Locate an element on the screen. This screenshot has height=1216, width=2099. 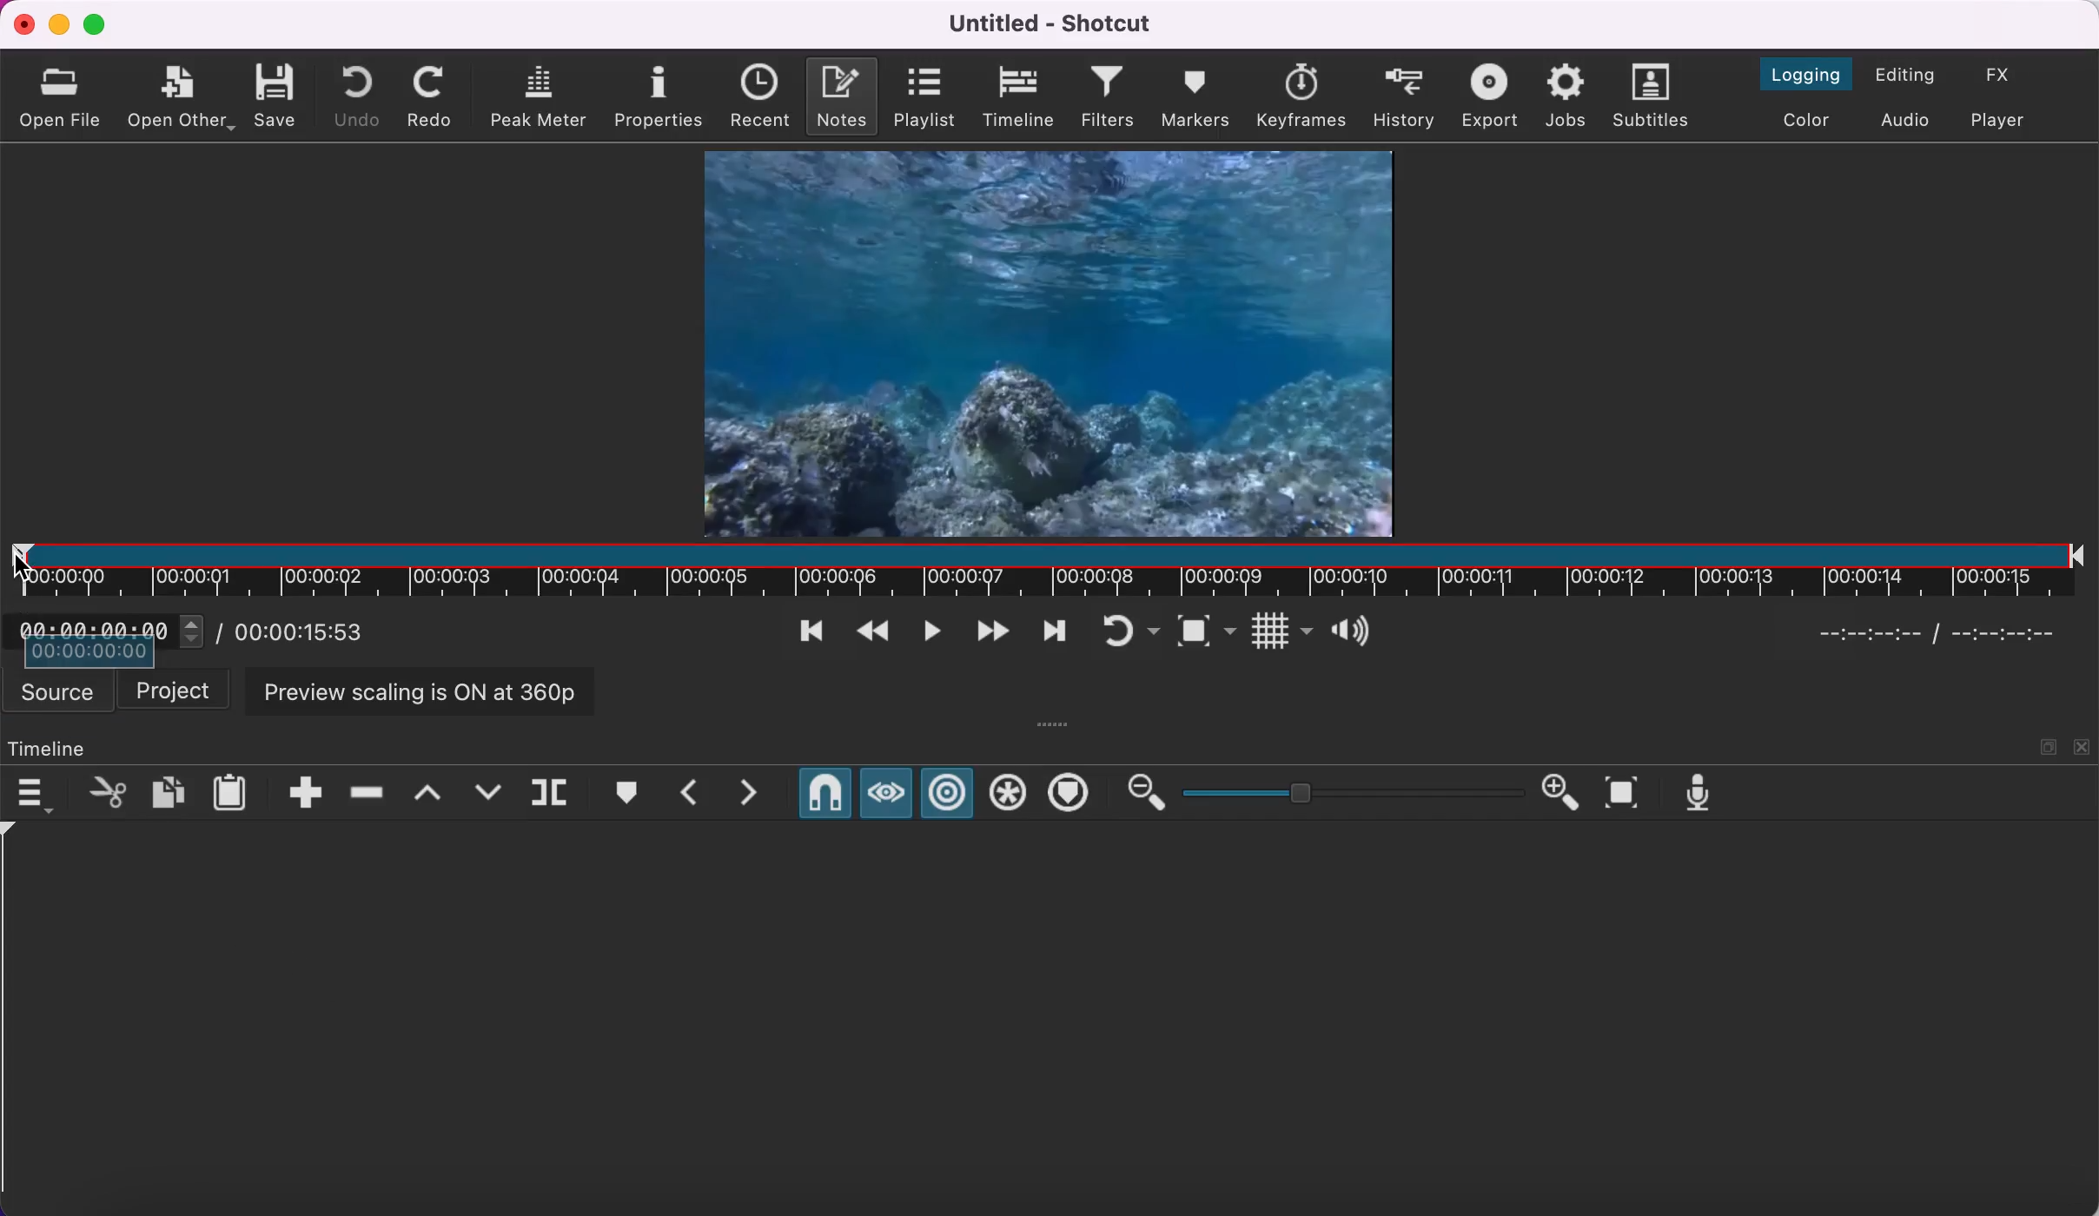
snap is located at coordinates (823, 793).